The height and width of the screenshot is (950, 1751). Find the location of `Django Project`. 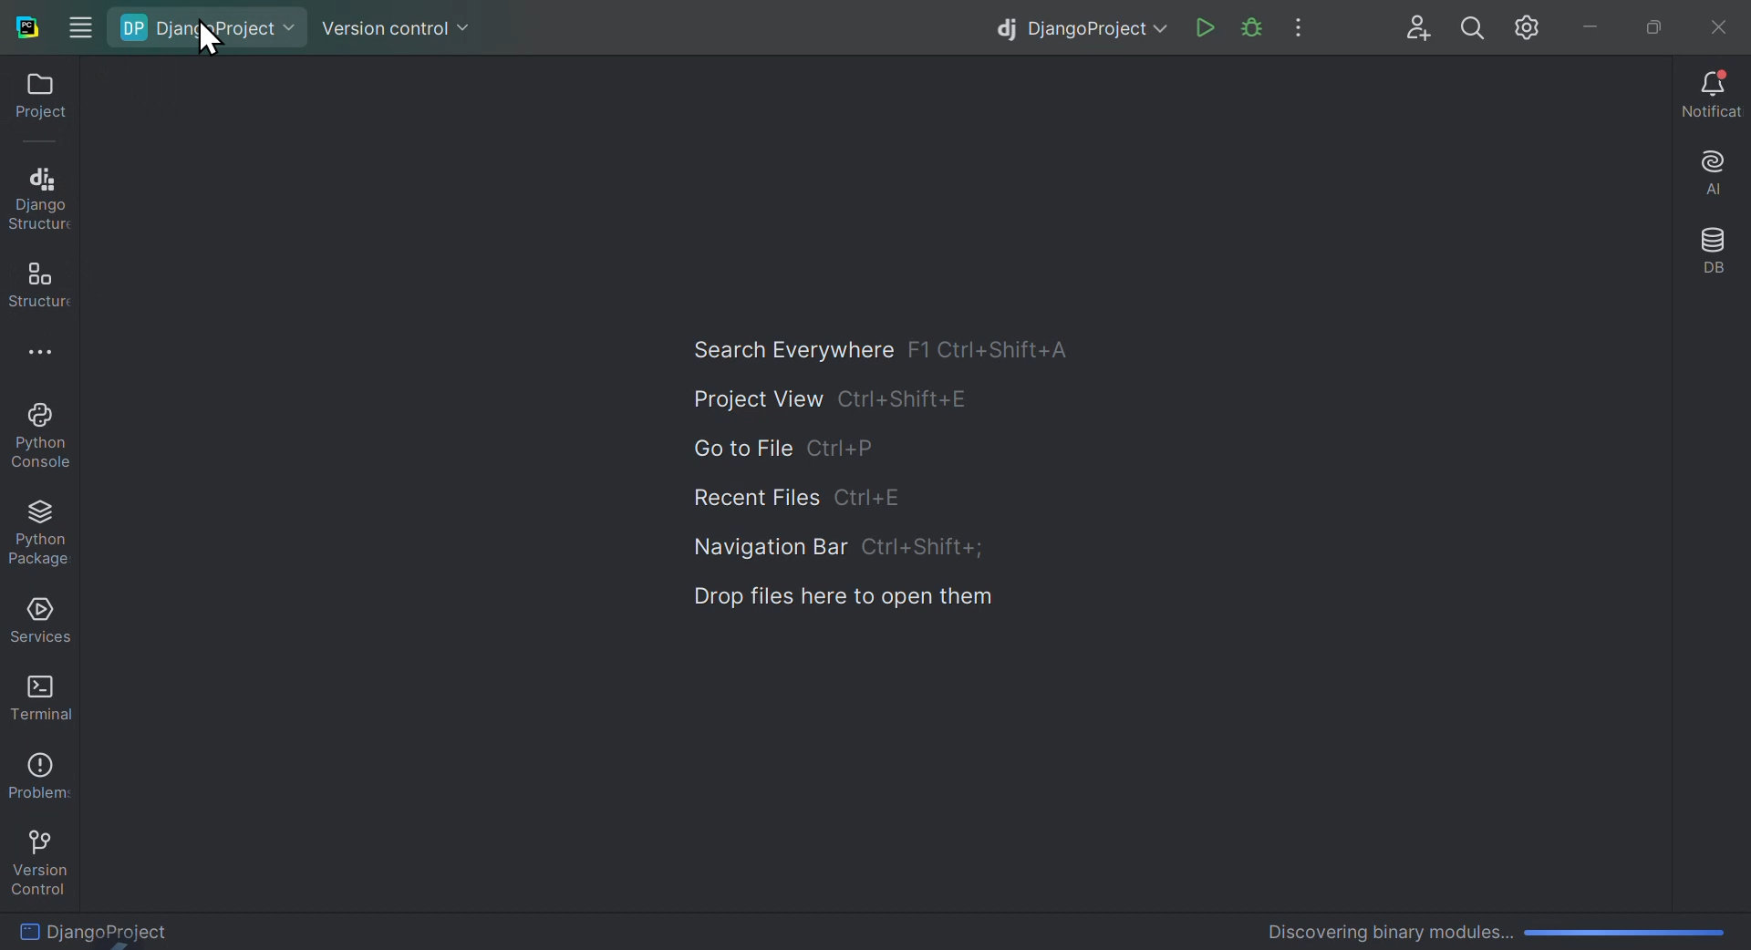

Django Project is located at coordinates (157, 928).